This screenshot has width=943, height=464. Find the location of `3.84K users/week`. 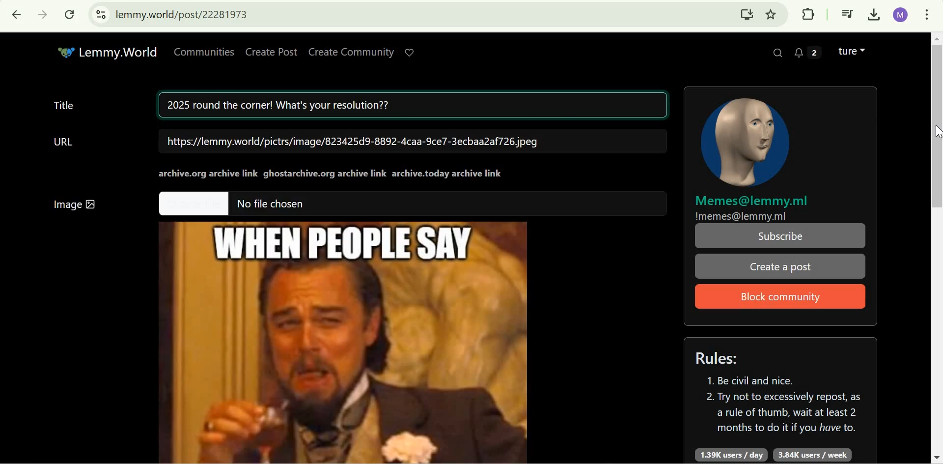

3.84K users/week is located at coordinates (811, 455).